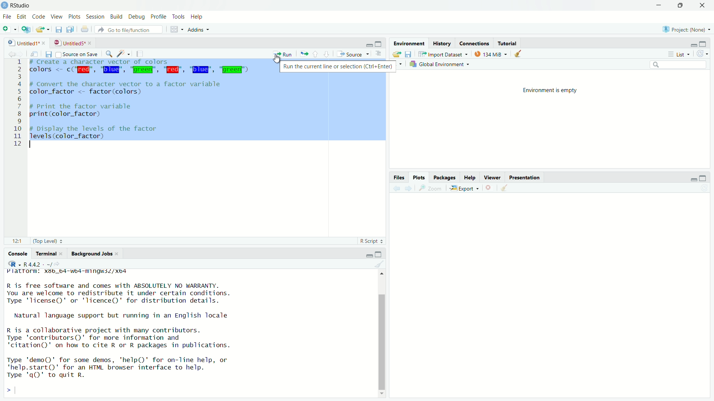 This screenshot has width=714, height=401. Describe the element at coordinates (93, 110) in the screenshot. I see `# Print the factor variable
print(color_factor)` at that location.